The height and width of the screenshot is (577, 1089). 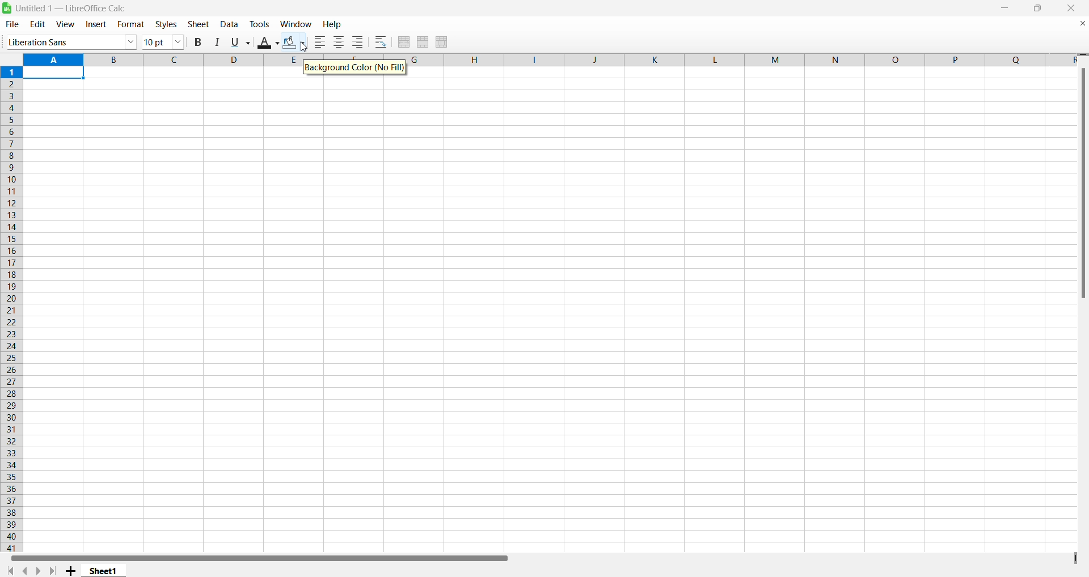 I want to click on text color, so click(x=264, y=41).